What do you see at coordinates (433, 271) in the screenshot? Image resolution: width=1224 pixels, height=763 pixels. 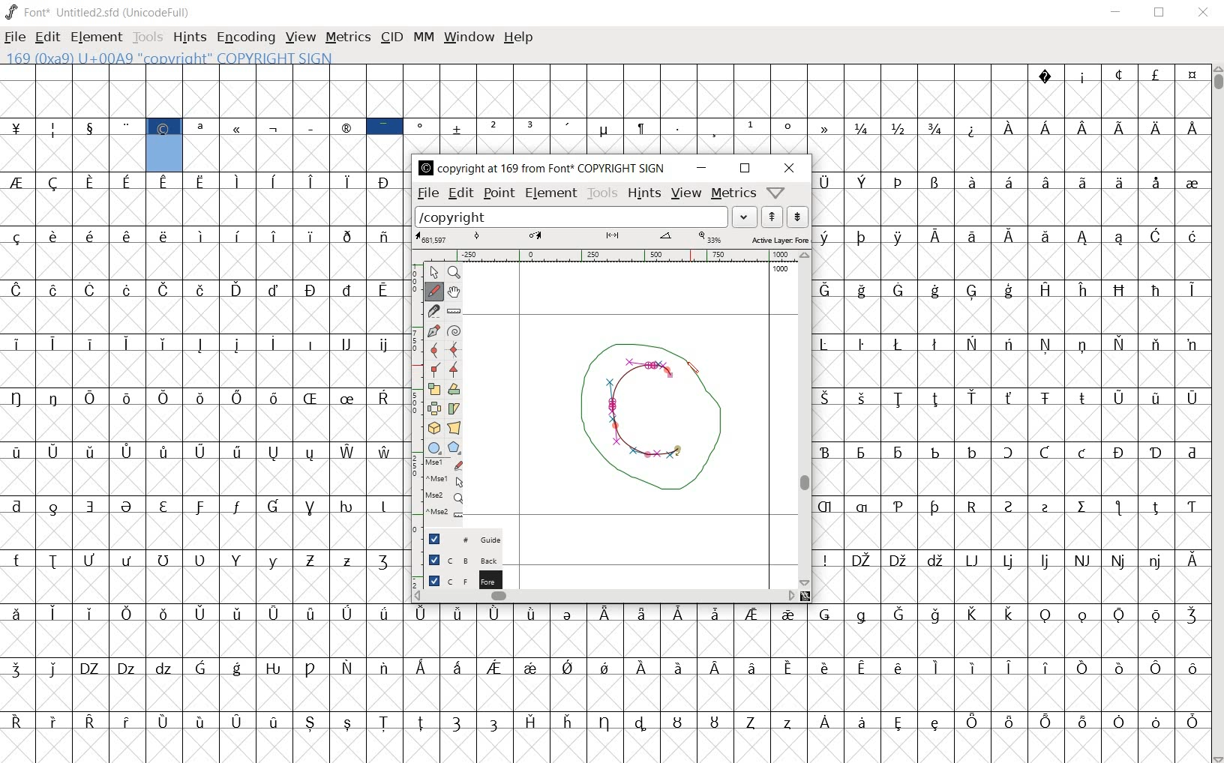 I see `POINTER` at bounding box center [433, 271].